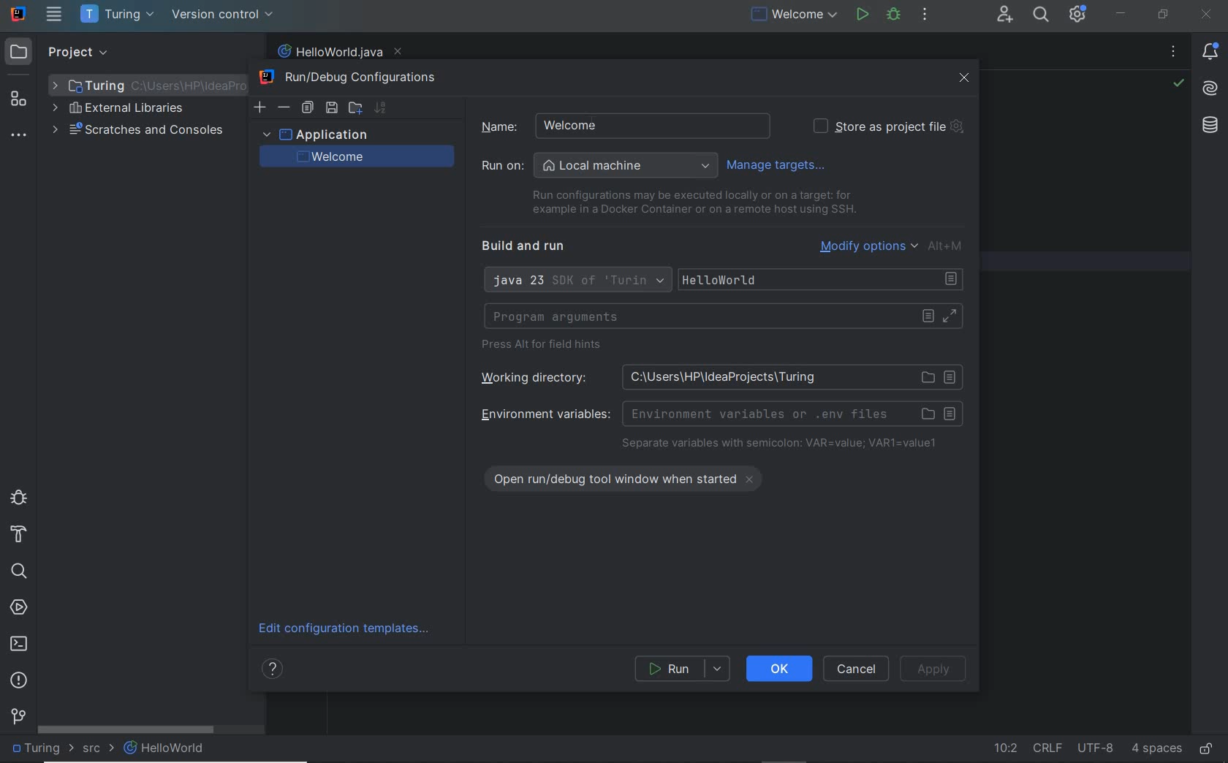  Describe the element at coordinates (530, 125) in the screenshot. I see `Name` at that location.